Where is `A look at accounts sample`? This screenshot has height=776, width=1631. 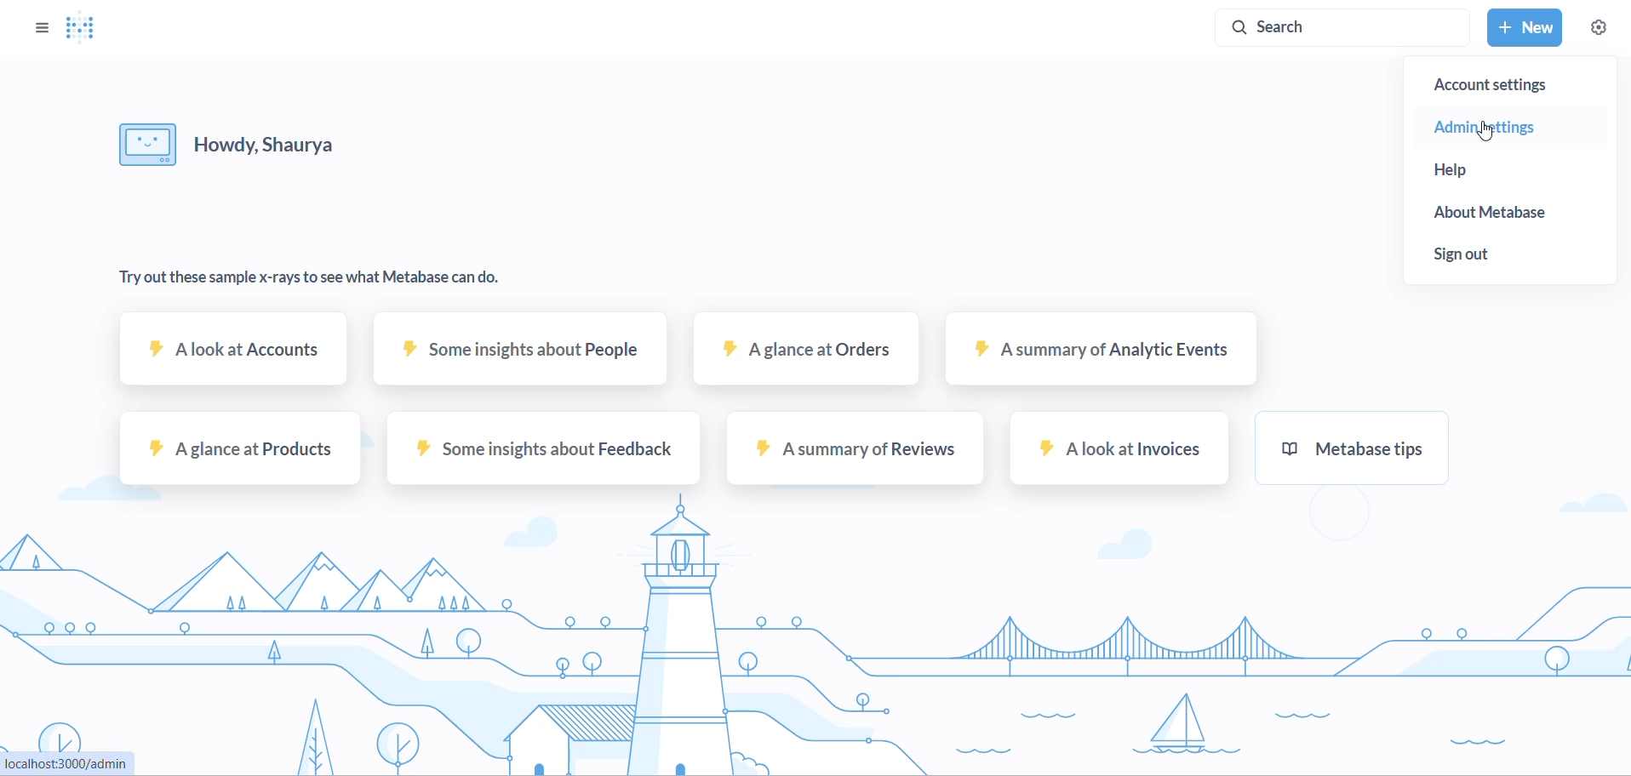
A look at accounts sample is located at coordinates (219, 352).